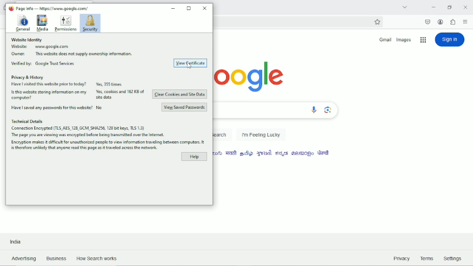 This screenshot has height=266, width=473. I want to click on Gmail, so click(385, 40).